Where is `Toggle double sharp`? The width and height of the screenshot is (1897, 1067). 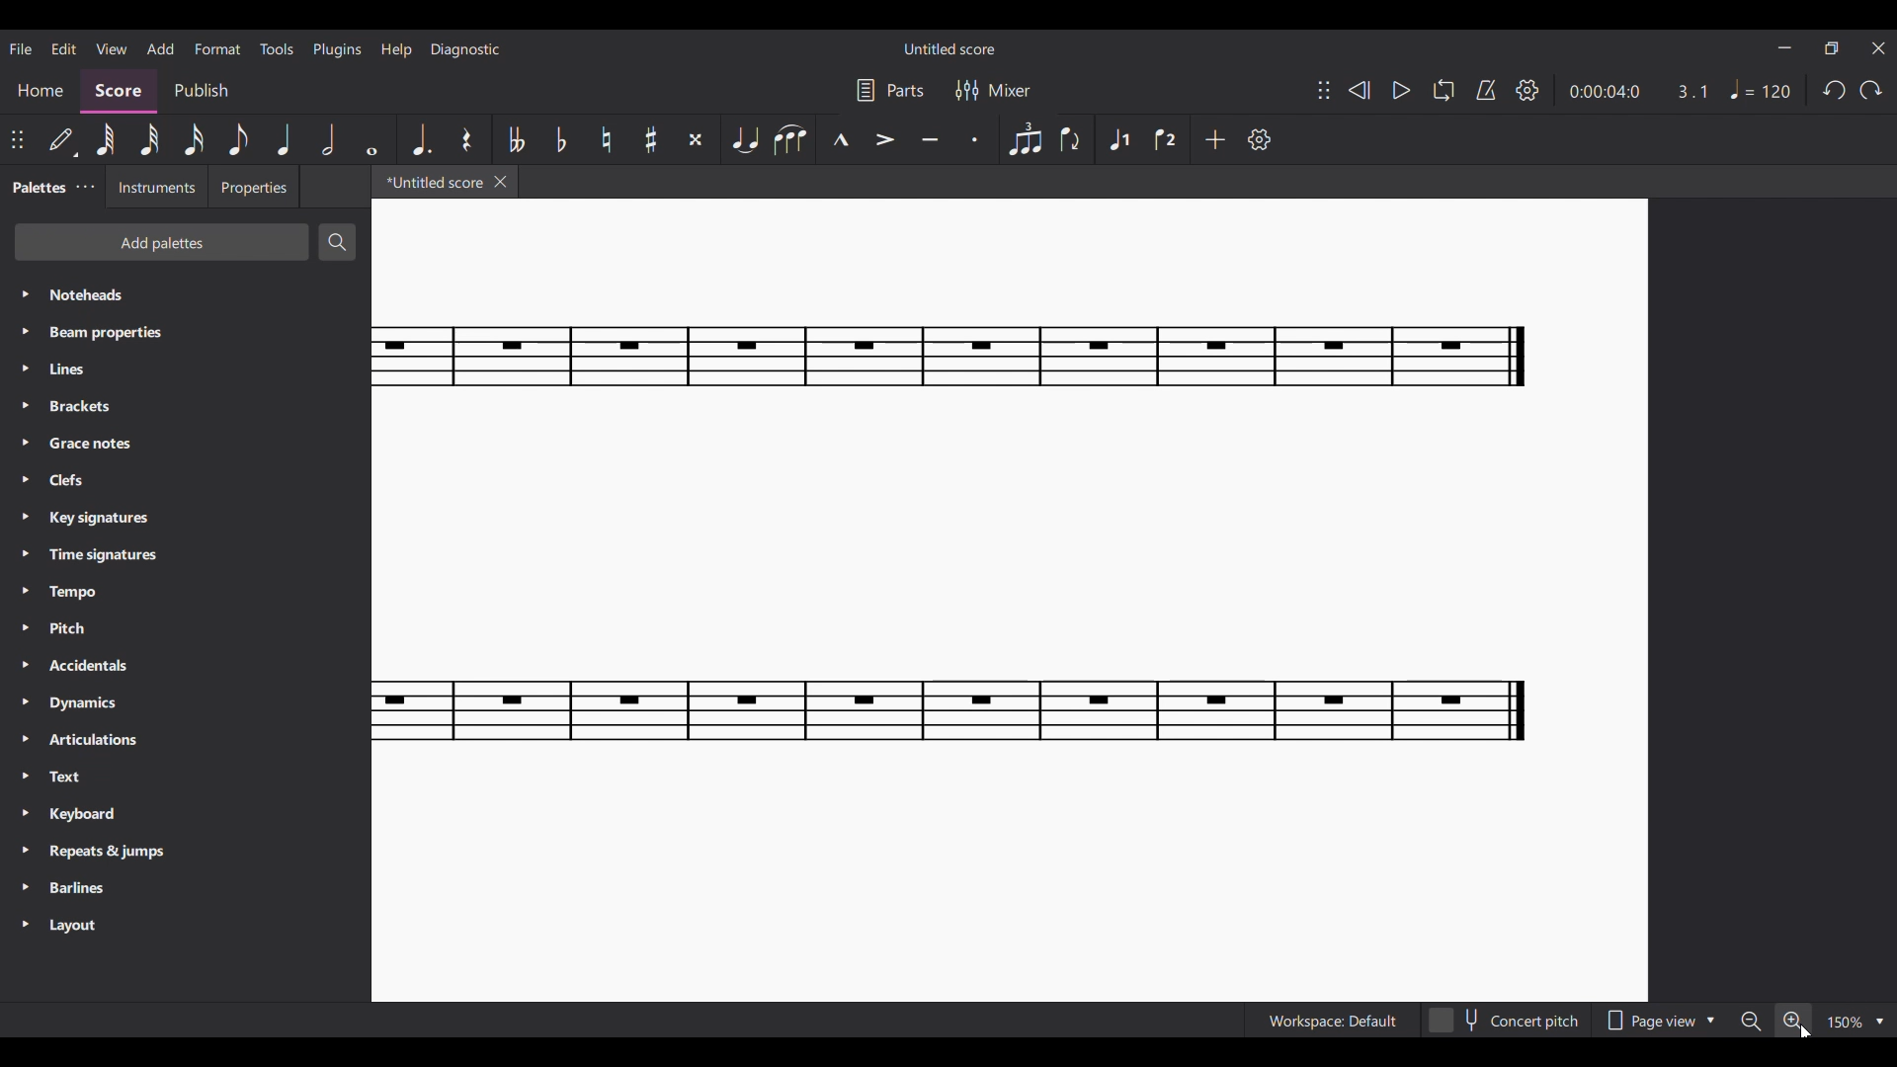
Toggle double sharp is located at coordinates (697, 139).